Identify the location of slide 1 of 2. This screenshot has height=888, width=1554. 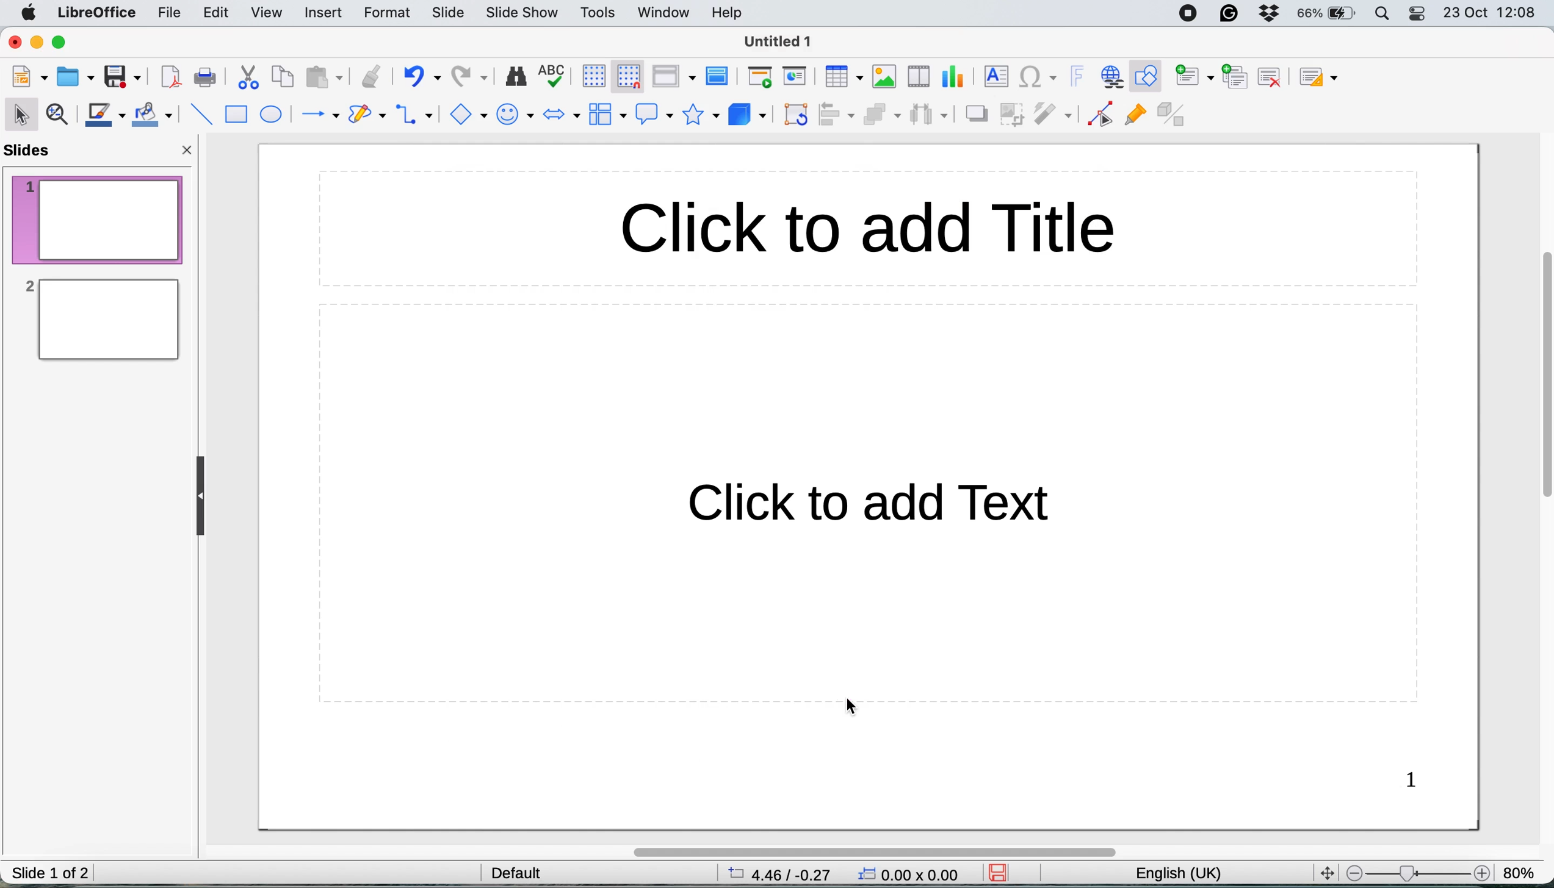
(51, 874).